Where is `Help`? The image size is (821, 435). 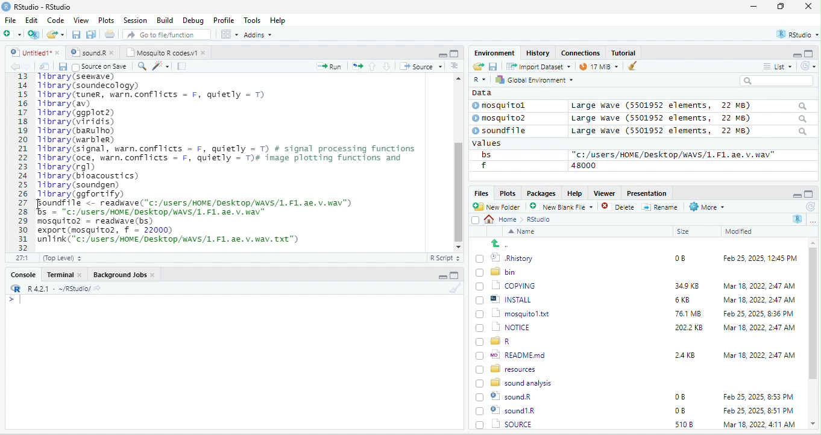
Help is located at coordinates (278, 21).